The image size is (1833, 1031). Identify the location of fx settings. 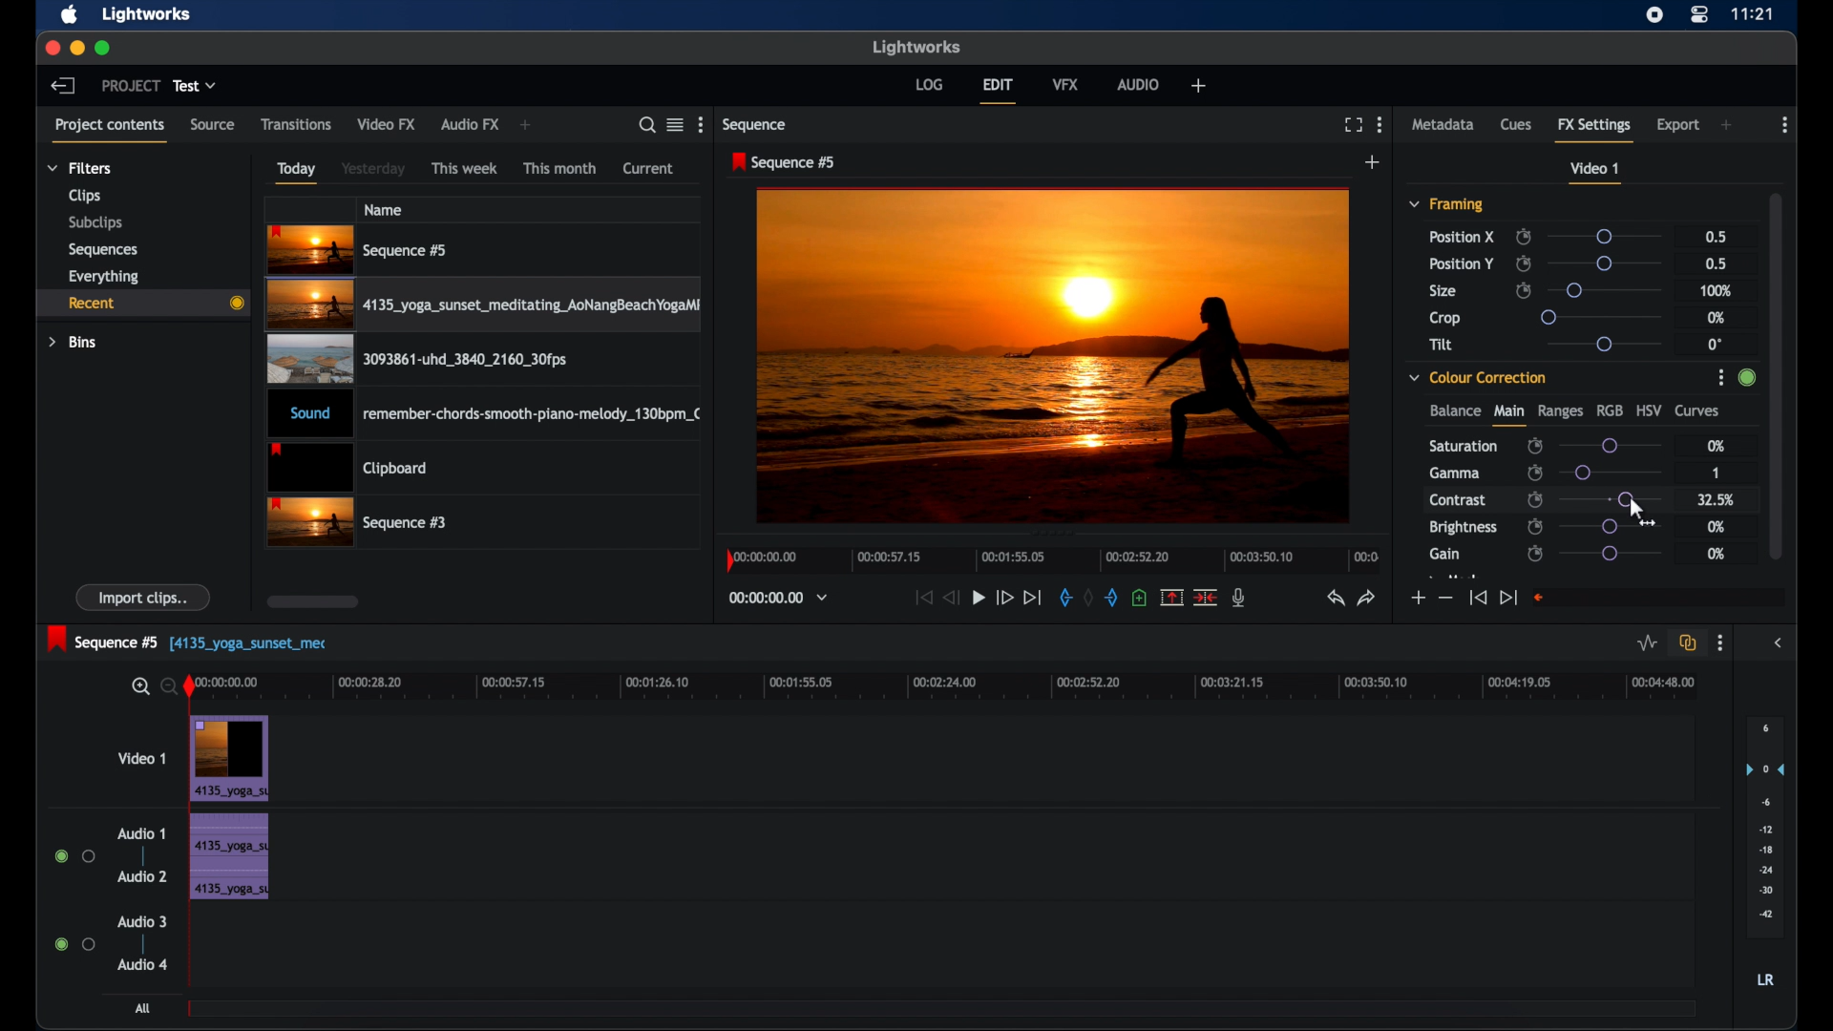
(1594, 127).